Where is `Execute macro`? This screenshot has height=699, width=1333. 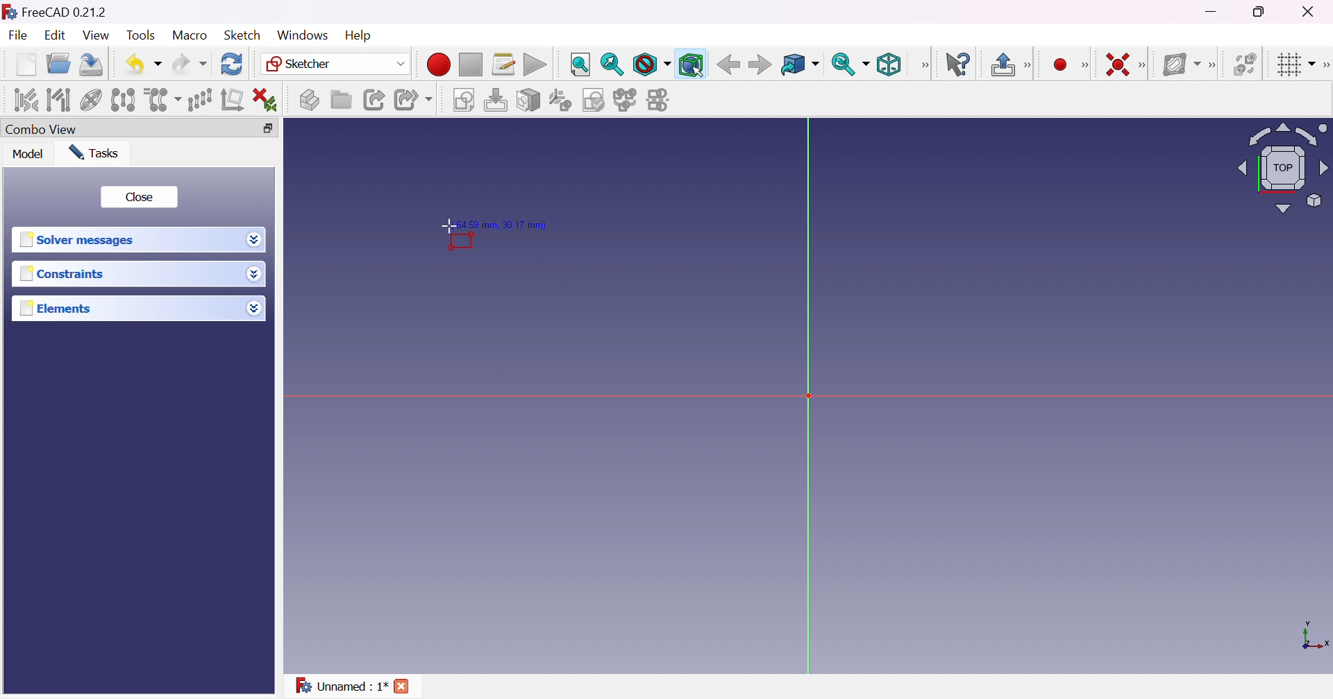 Execute macro is located at coordinates (535, 65).